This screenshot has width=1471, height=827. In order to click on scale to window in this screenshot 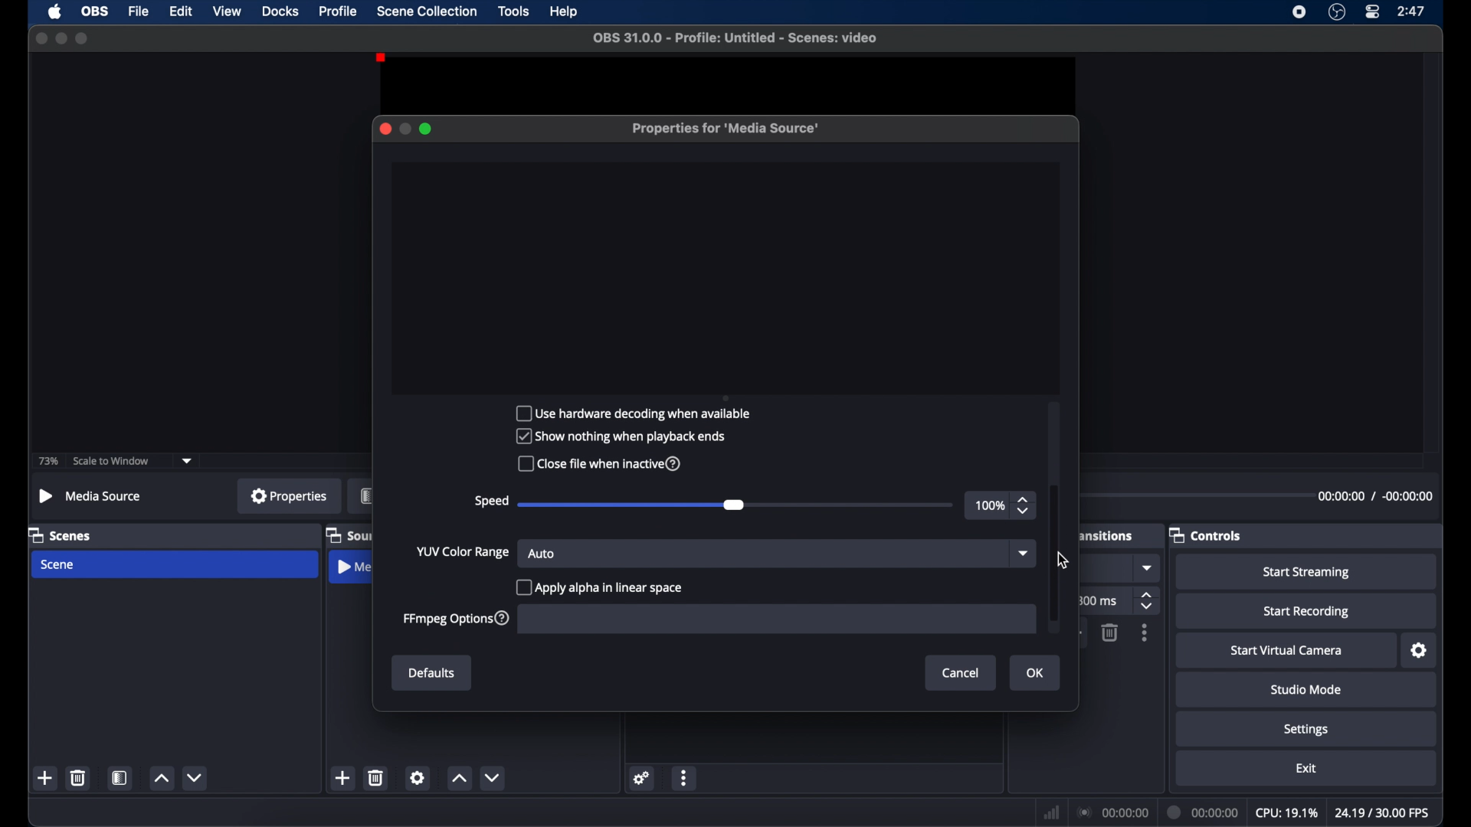, I will do `click(111, 462)`.